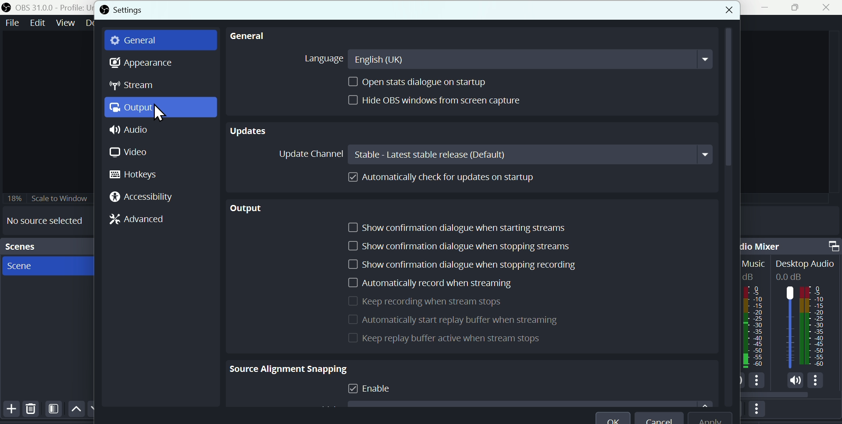  What do you see at coordinates (425, 300) in the screenshot?
I see `Keep recording when Stream stops` at bounding box center [425, 300].